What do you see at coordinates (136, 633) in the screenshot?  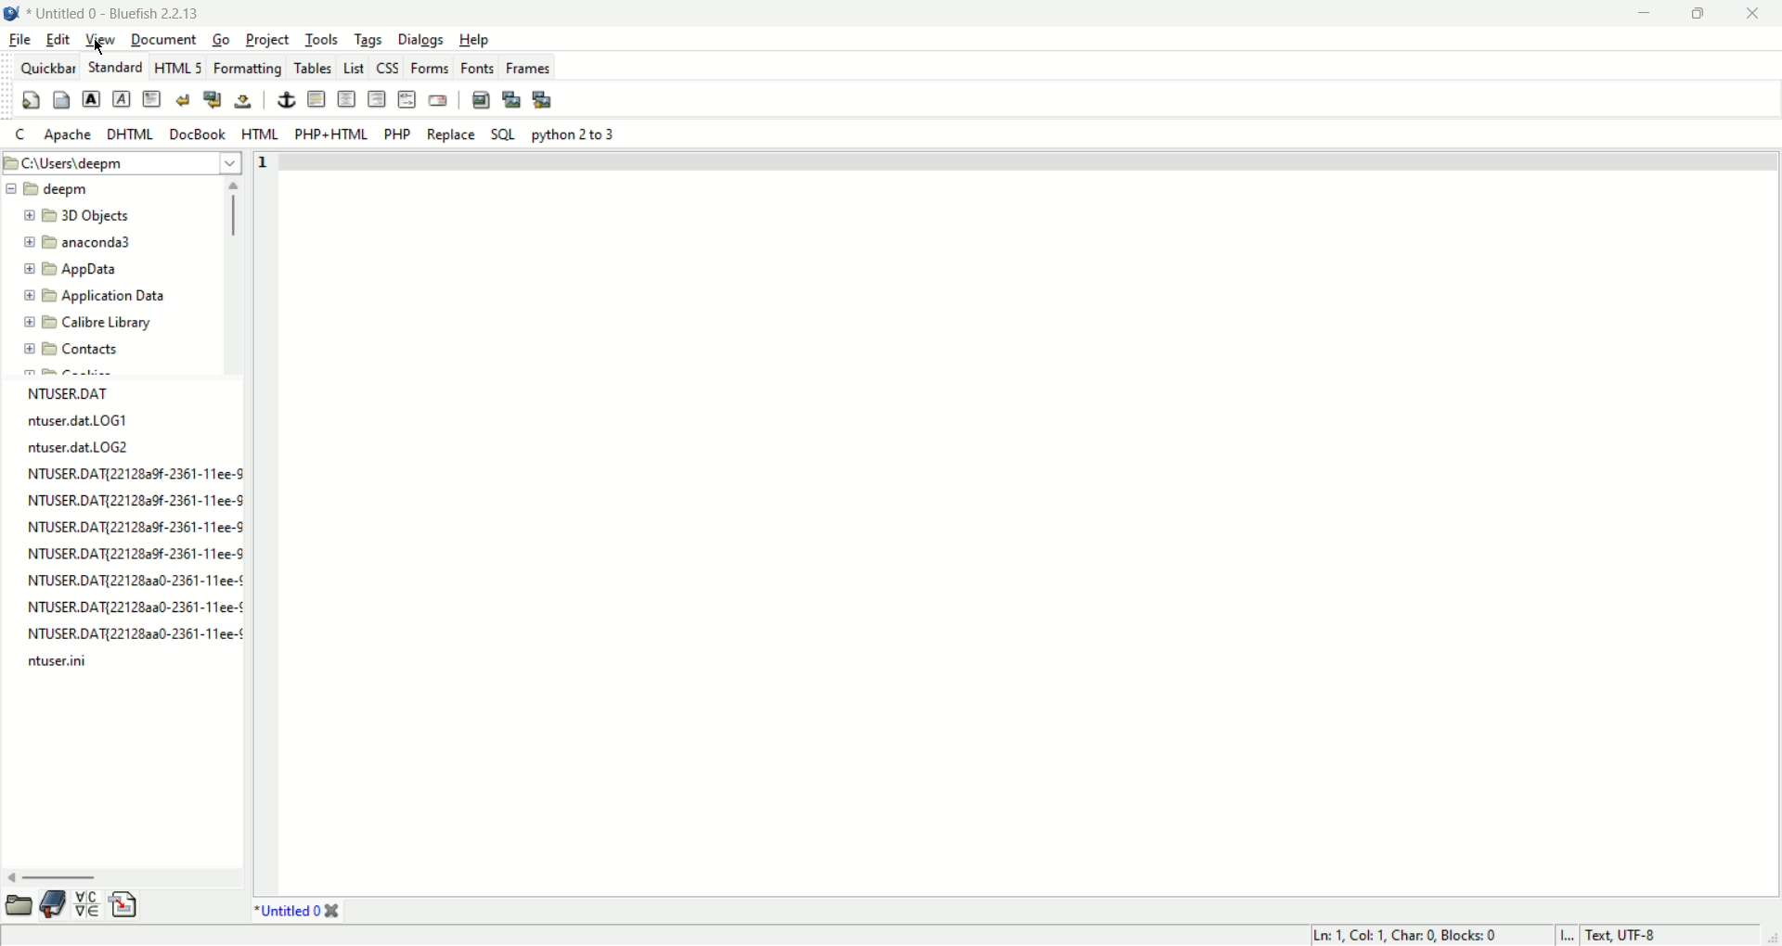 I see `NTUSER.DAT{221282a0-2361-11ee-¢` at bounding box center [136, 633].